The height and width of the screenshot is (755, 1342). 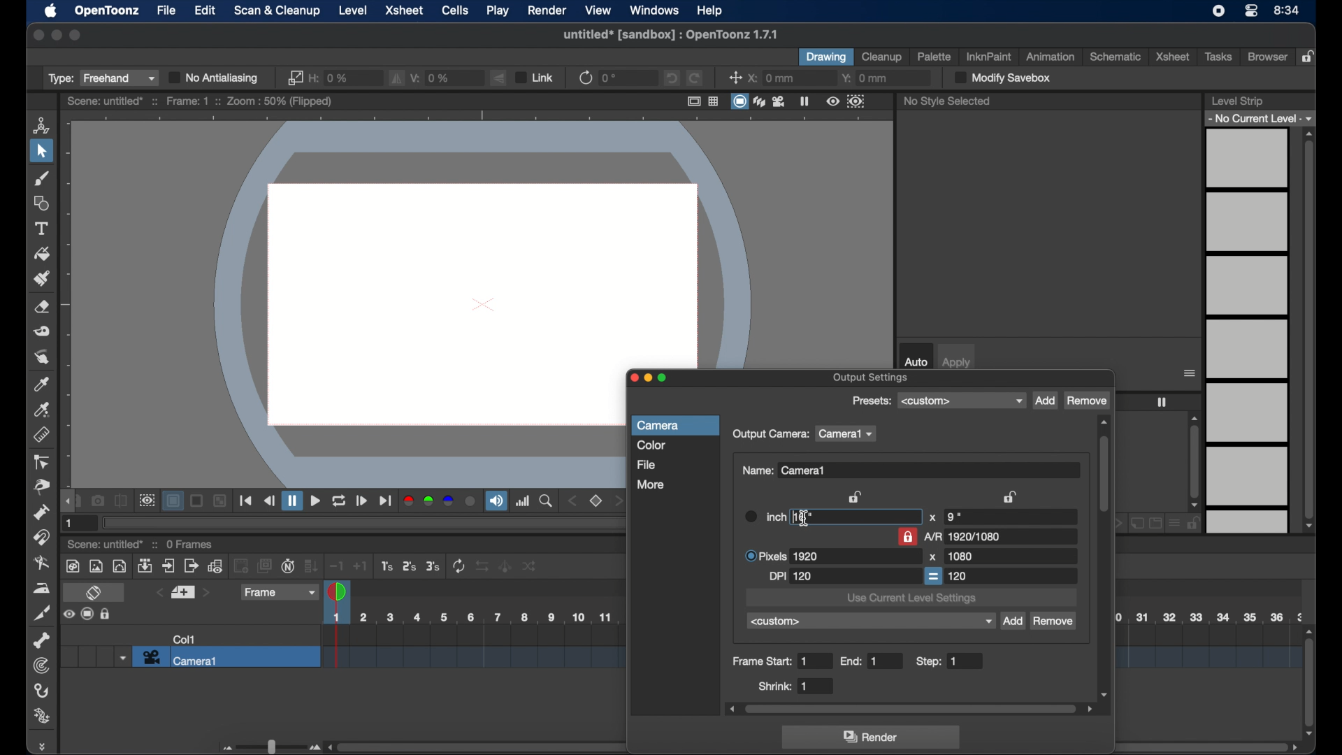 What do you see at coordinates (266, 566) in the screenshot?
I see `` at bounding box center [266, 566].